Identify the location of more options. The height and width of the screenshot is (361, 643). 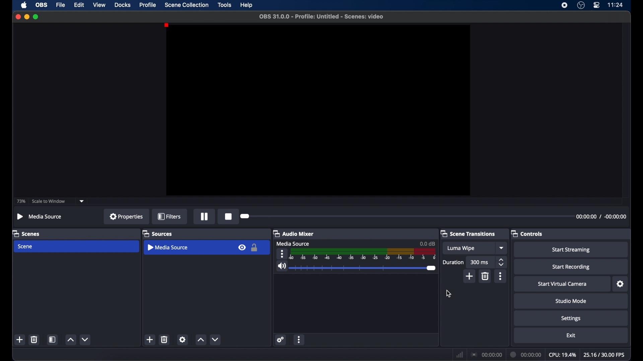
(283, 254).